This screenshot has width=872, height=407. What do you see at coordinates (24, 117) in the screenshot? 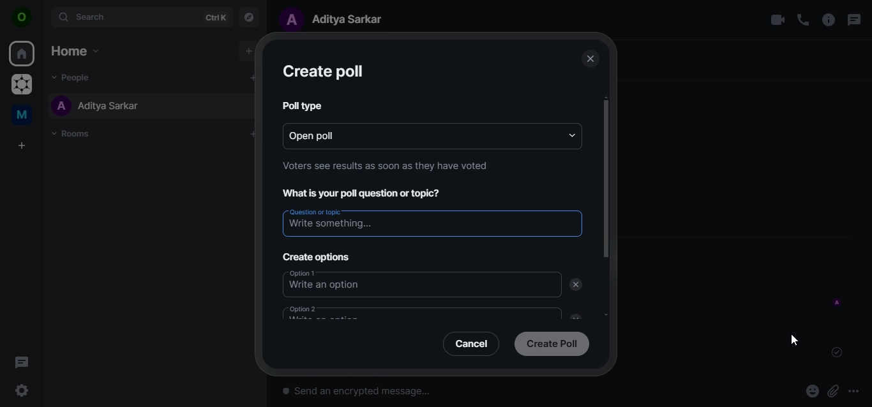
I see `me` at bounding box center [24, 117].